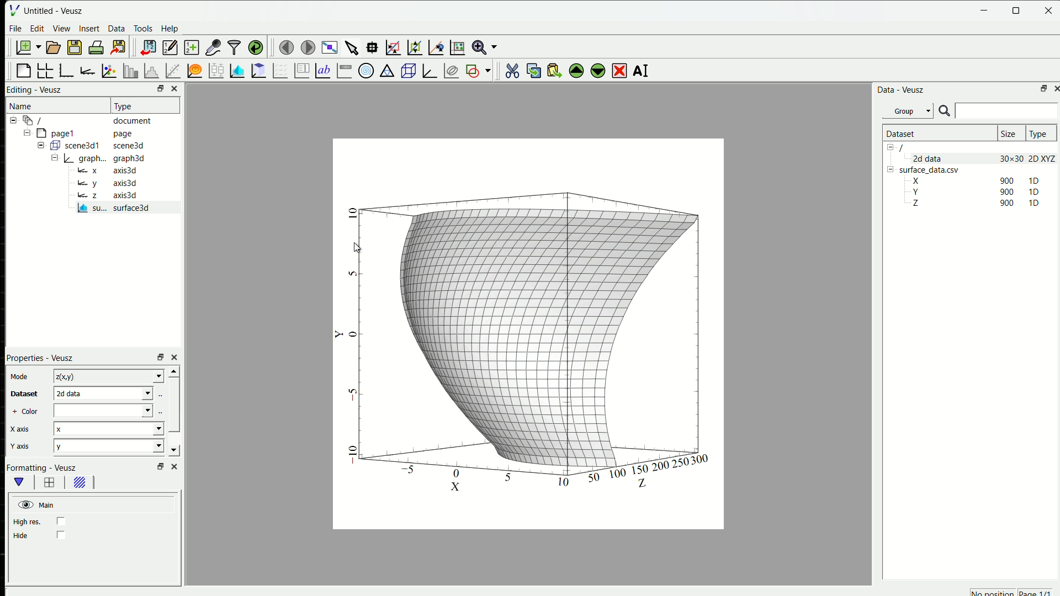  What do you see at coordinates (280, 70) in the screenshot?
I see `plot a vector field` at bounding box center [280, 70].